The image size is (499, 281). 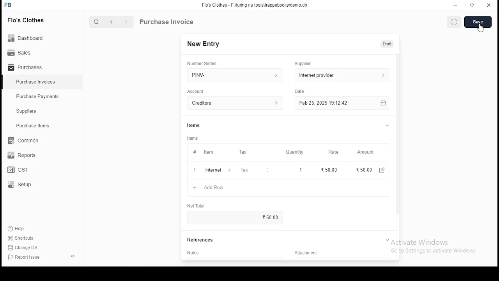 What do you see at coordinates (23, 156) in the screenshot?
I see `reports` at bounding box center [23, 156].